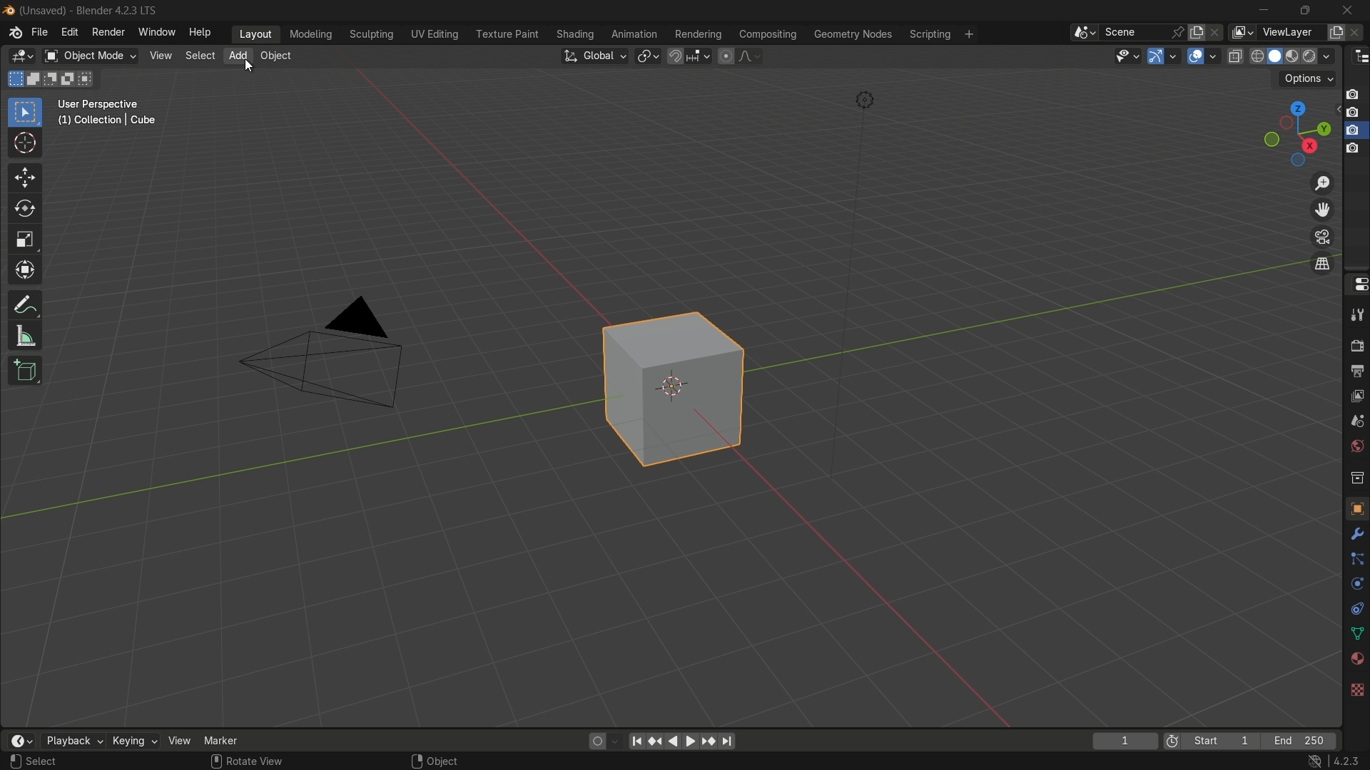 The width and height of the screenshot is (1370, 770). What do you see at coordinates (1357, 32) in the screenshot?
I see `remove layer` at bounding box center [1357, 32].